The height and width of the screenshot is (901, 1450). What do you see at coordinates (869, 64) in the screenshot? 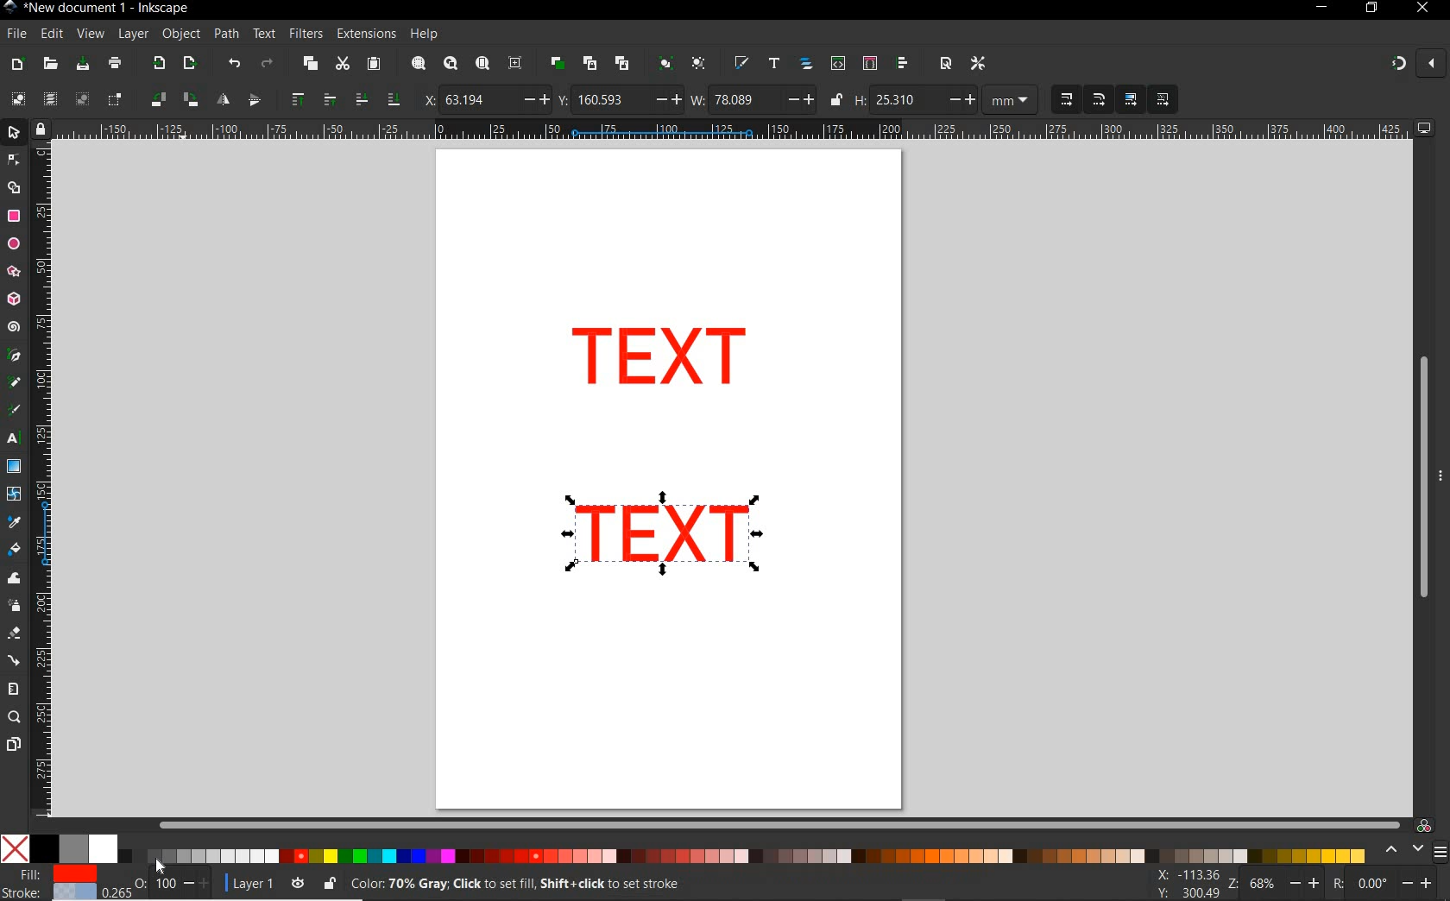
I see `open selectors` at bounding box center [869, 64].